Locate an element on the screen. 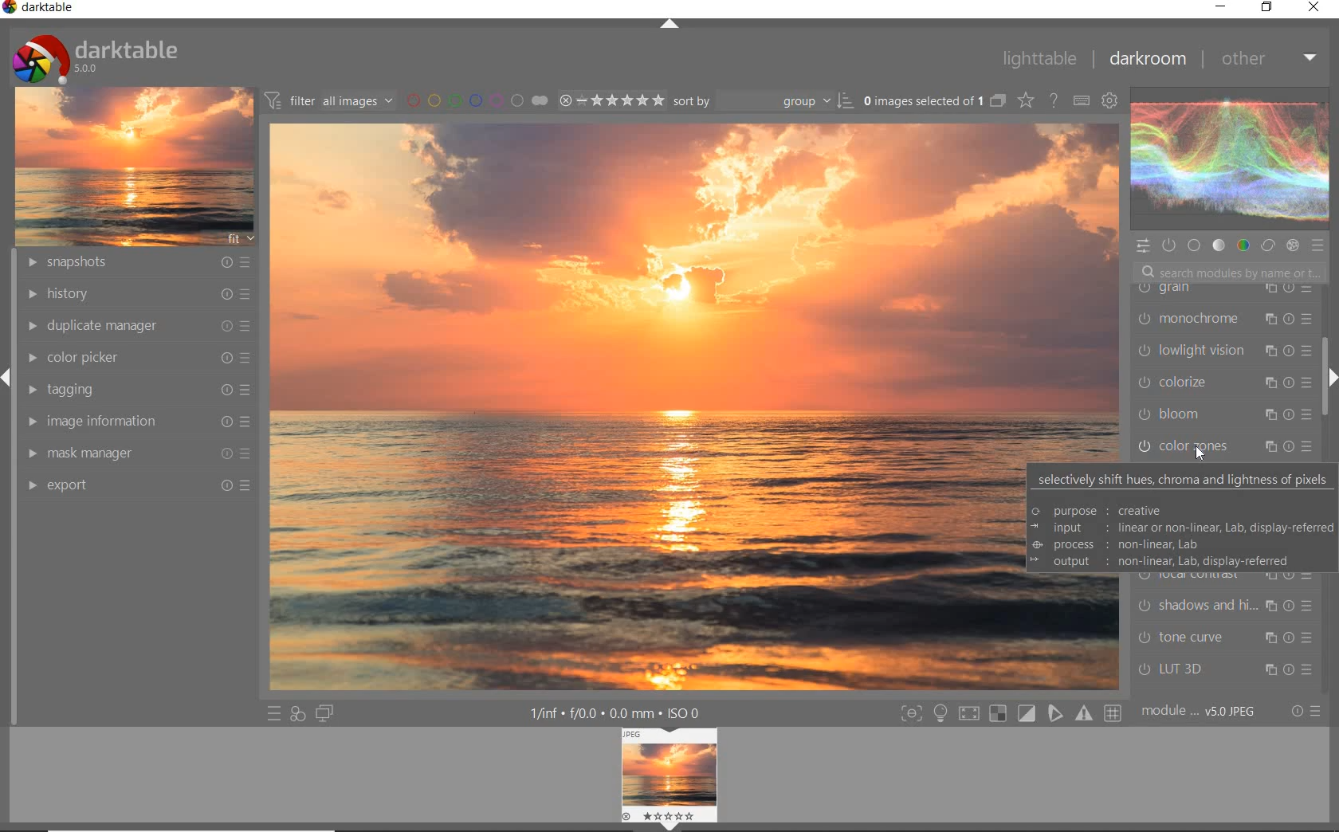 The width and height of the screenshot is (1339, 832). shadows is located at coordinates (1224, 607).